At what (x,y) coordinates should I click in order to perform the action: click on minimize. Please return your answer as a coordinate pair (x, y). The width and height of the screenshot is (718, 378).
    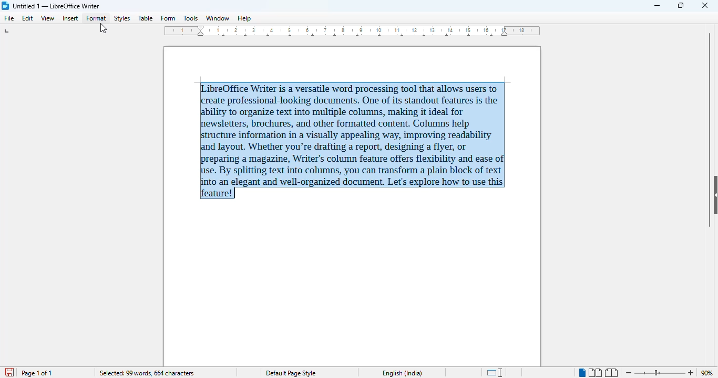
    Looking at the image, I should click on (658, 6).